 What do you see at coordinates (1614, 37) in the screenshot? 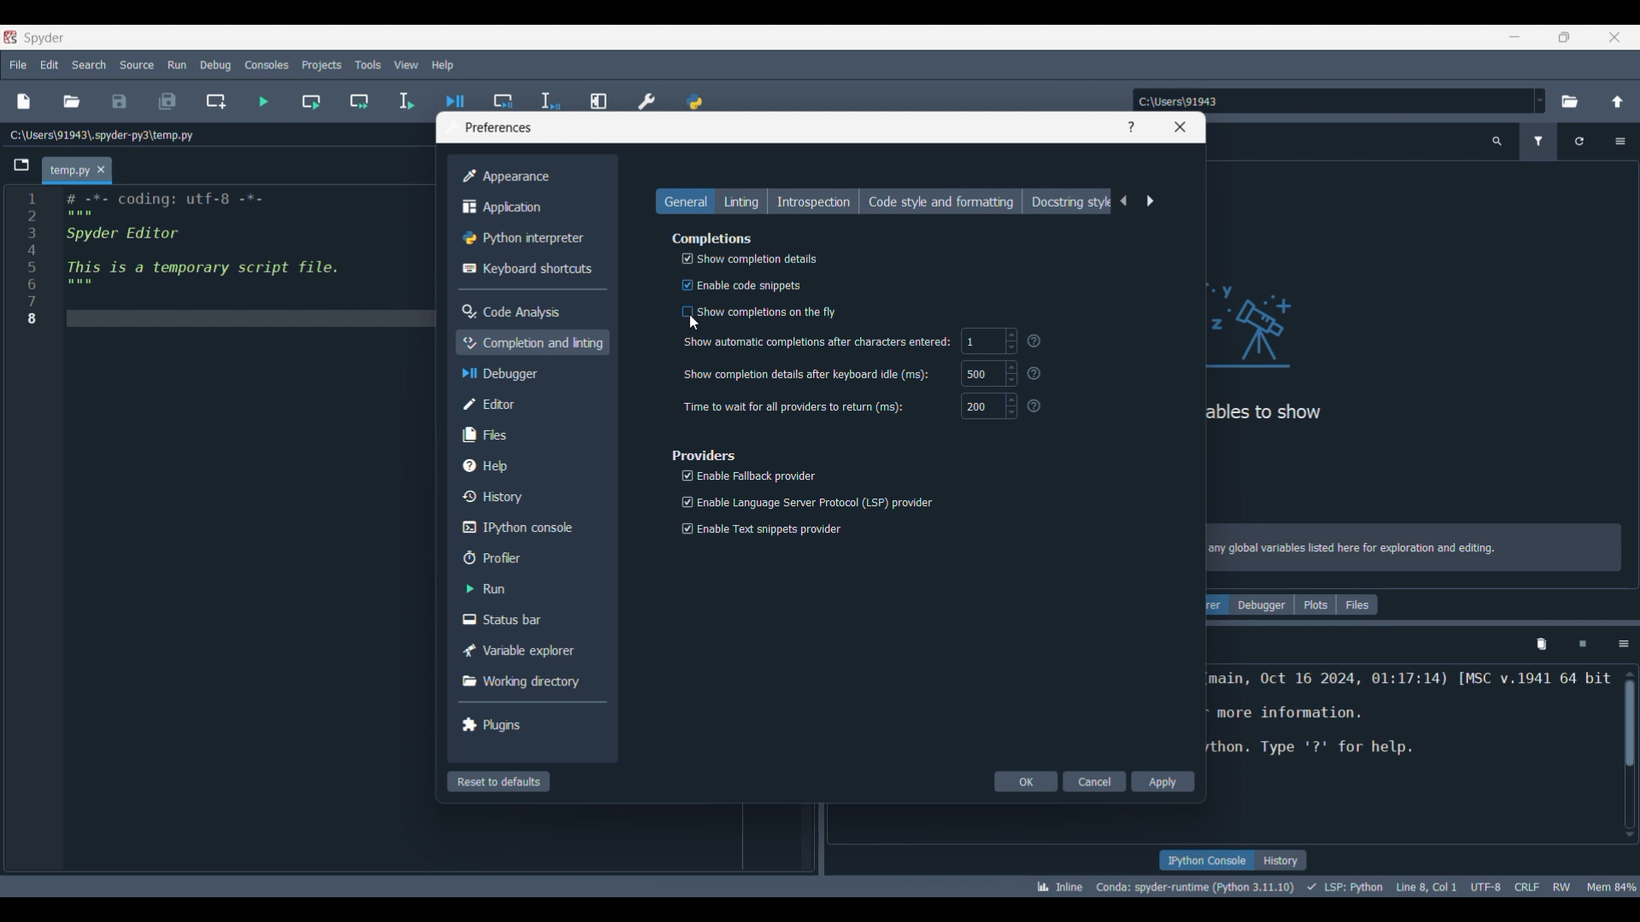
I see `Close` at bounding box center [1614, 37].